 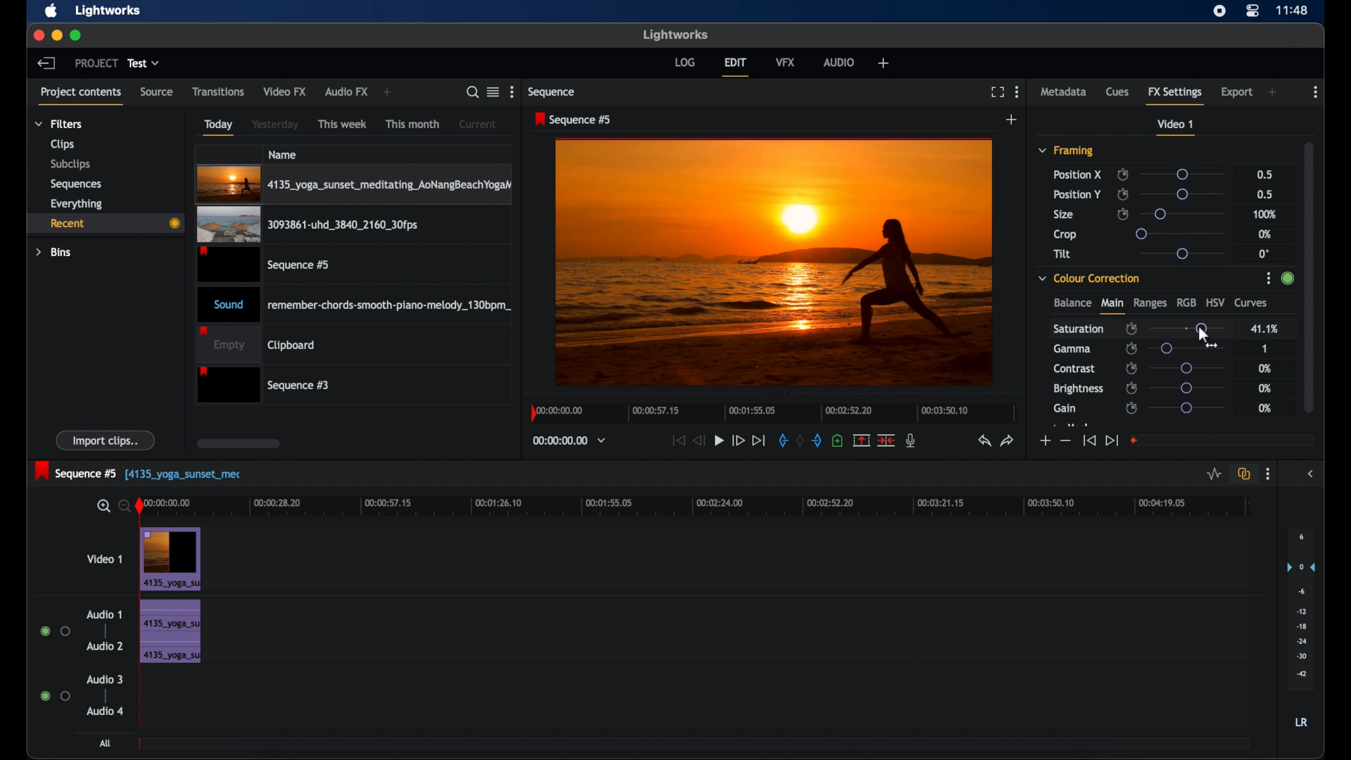 What do you see at coordinates (1131, 388) in the screenshot?
I see `enable/disable keyframes` at bounding box center [1131, 388].